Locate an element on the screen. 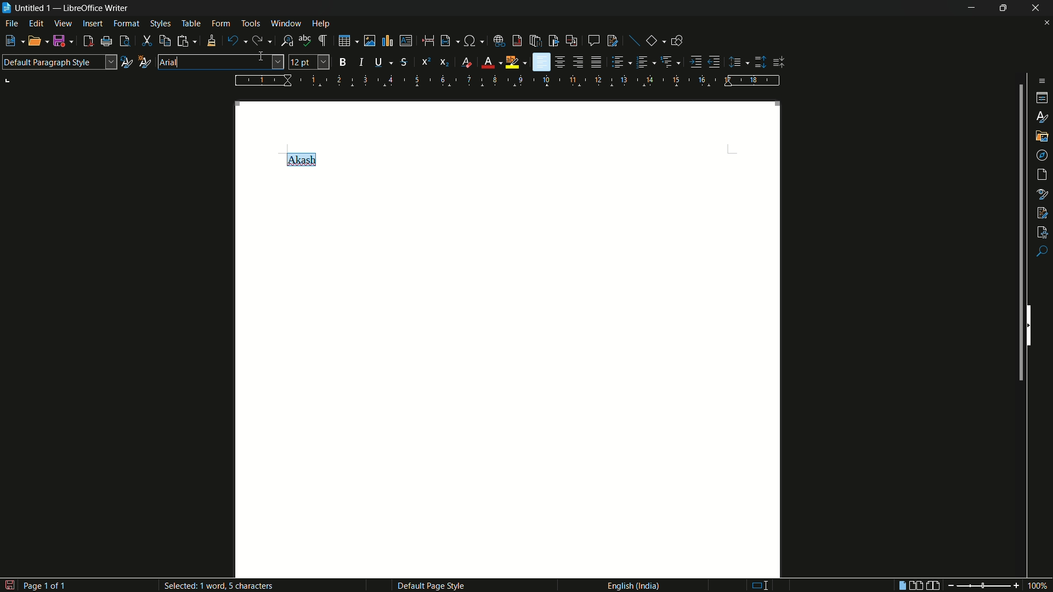 The image size is (1053, 592). styles menu is located at coordinates (160, 24).